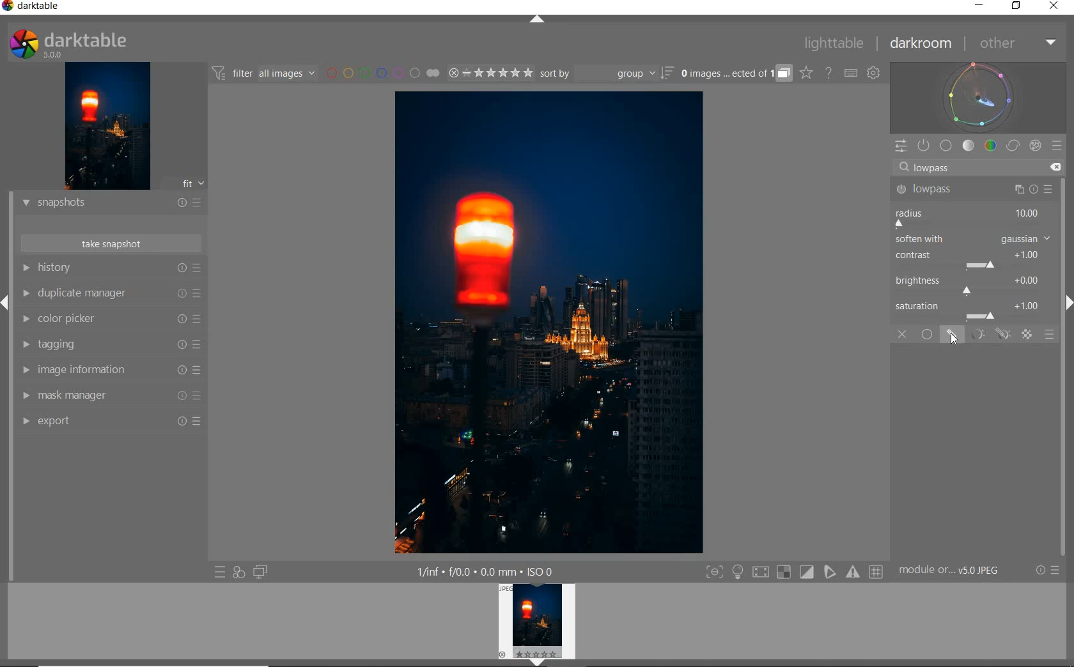 This screenshot has height=667, width=1074. I want to click on LIGHTTABLE, so click(836, 42).